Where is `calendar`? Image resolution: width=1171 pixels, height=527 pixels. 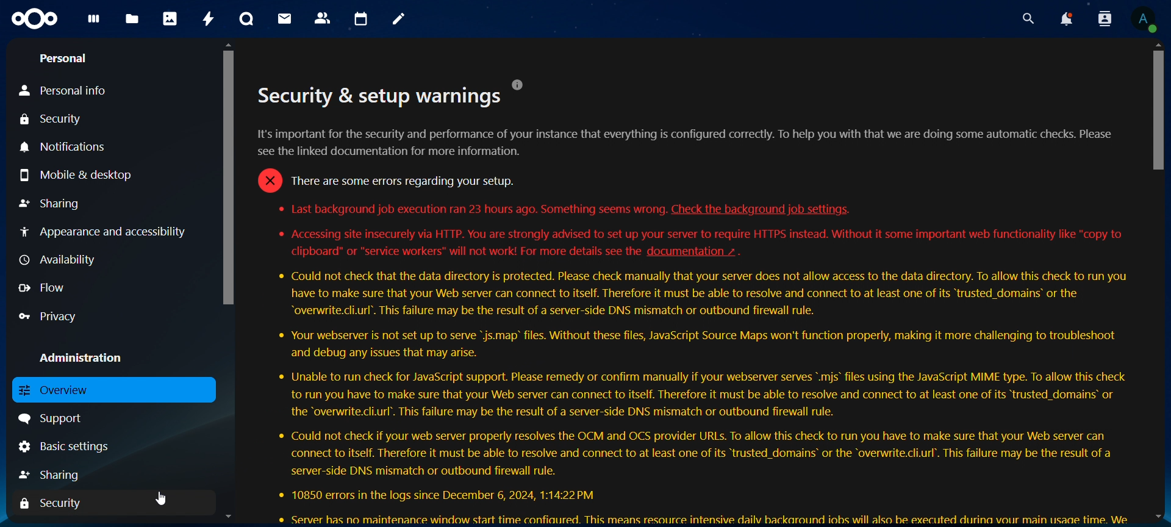 calendar is located at coordinates (361, 20).